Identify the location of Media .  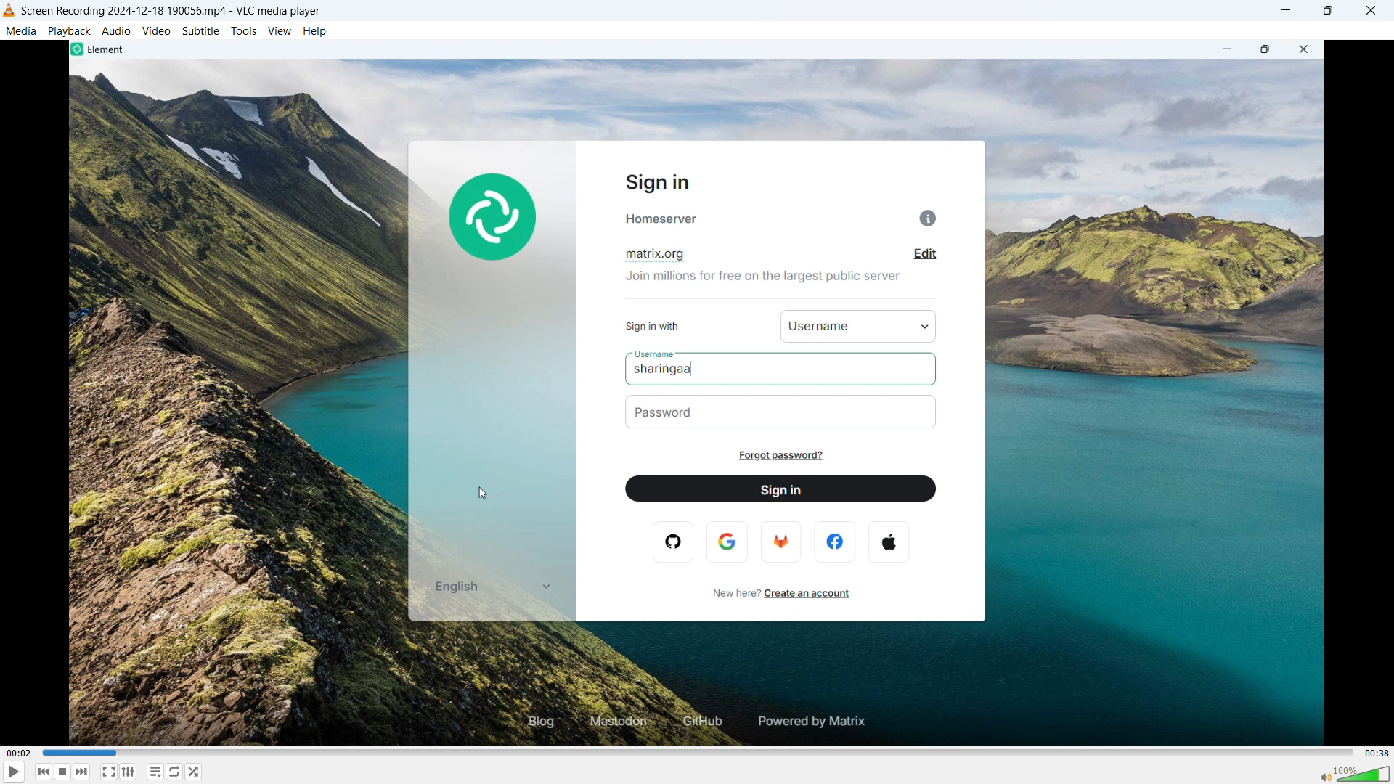
(20, 31).